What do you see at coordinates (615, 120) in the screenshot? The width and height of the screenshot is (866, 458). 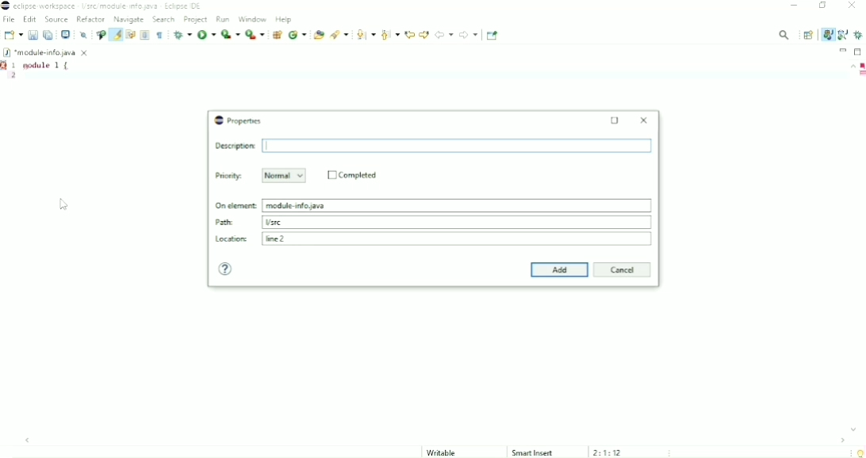 I see `Maximize` at bounding box center [615, 120].